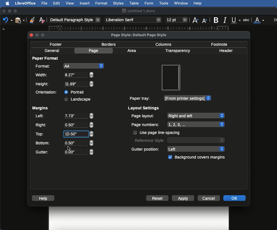  What do you see at coordinates (52, 51) in the screenshot?
I see `General` at bounding box center [52, 51].